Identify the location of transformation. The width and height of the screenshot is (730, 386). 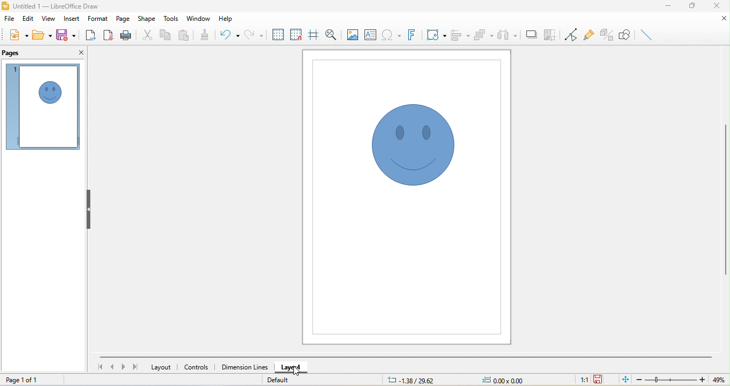
(437, 34).